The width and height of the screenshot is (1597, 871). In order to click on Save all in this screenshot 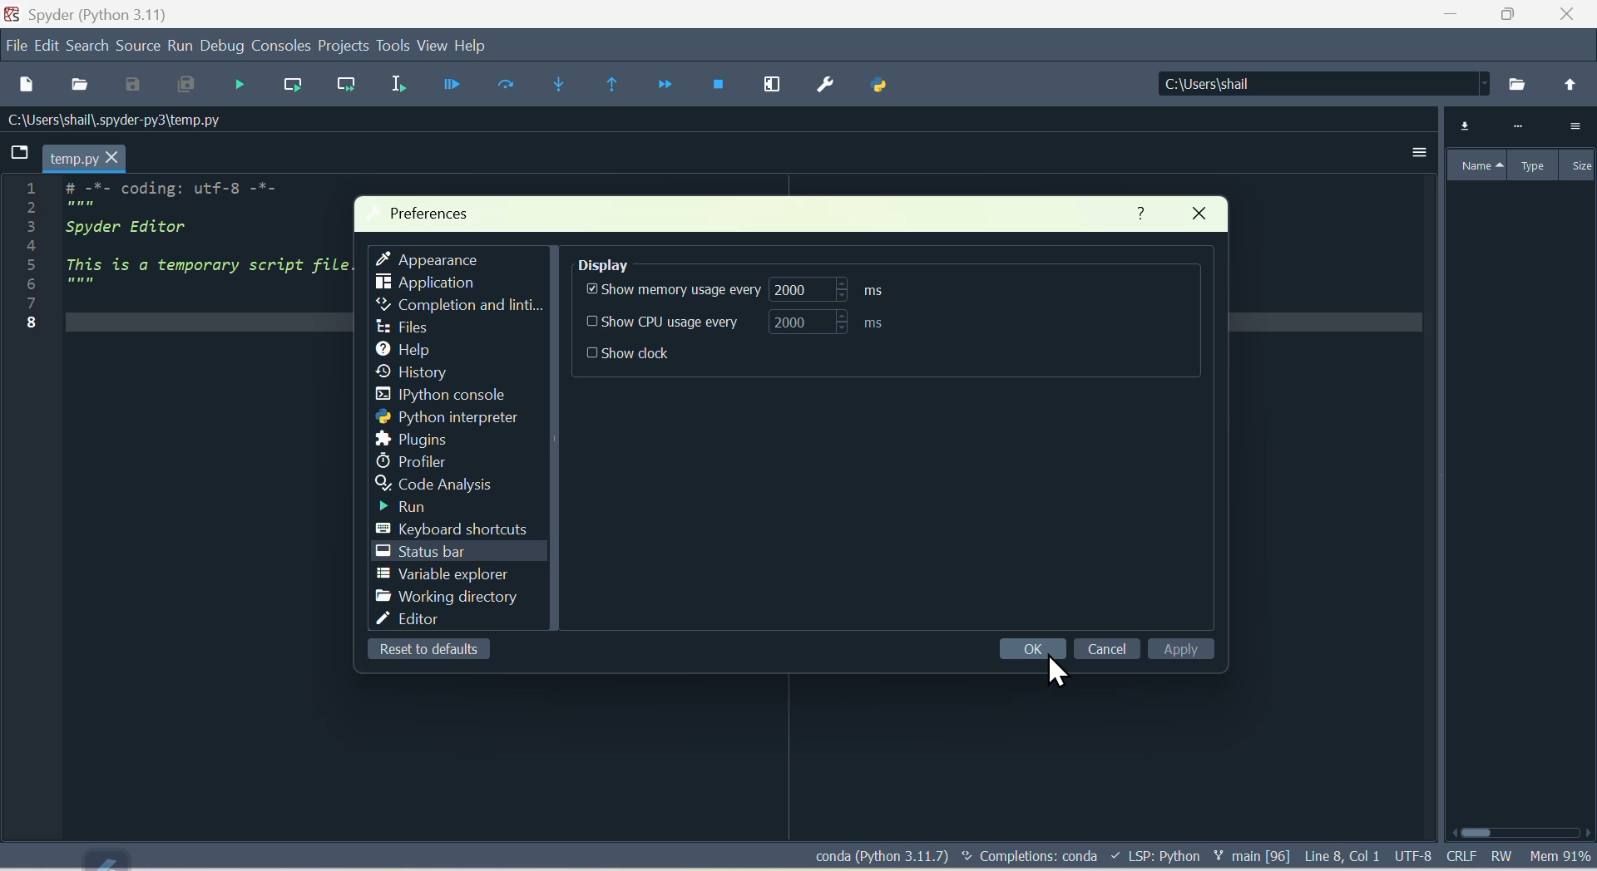, I will do `click(182, 86)`.